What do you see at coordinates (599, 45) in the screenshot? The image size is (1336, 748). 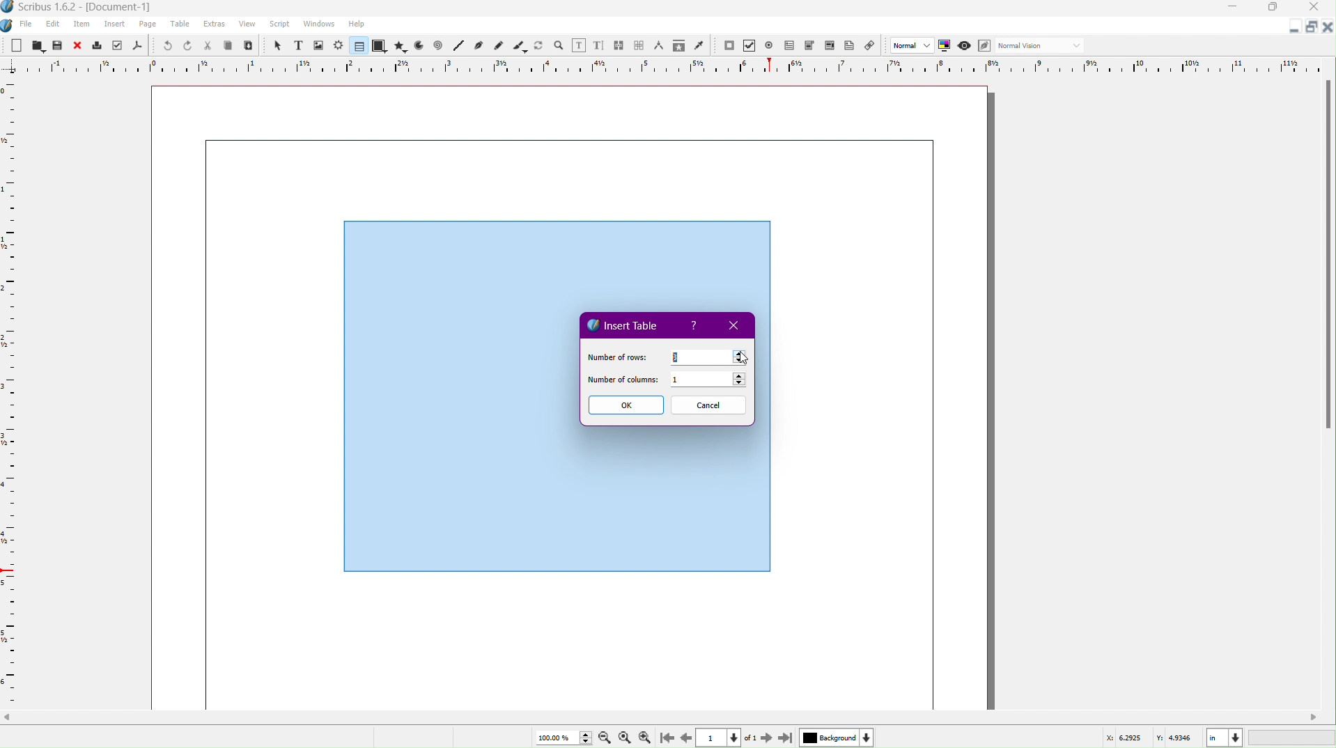 I see `Edit Text with Story Editor` at bounding box center [599, 45].